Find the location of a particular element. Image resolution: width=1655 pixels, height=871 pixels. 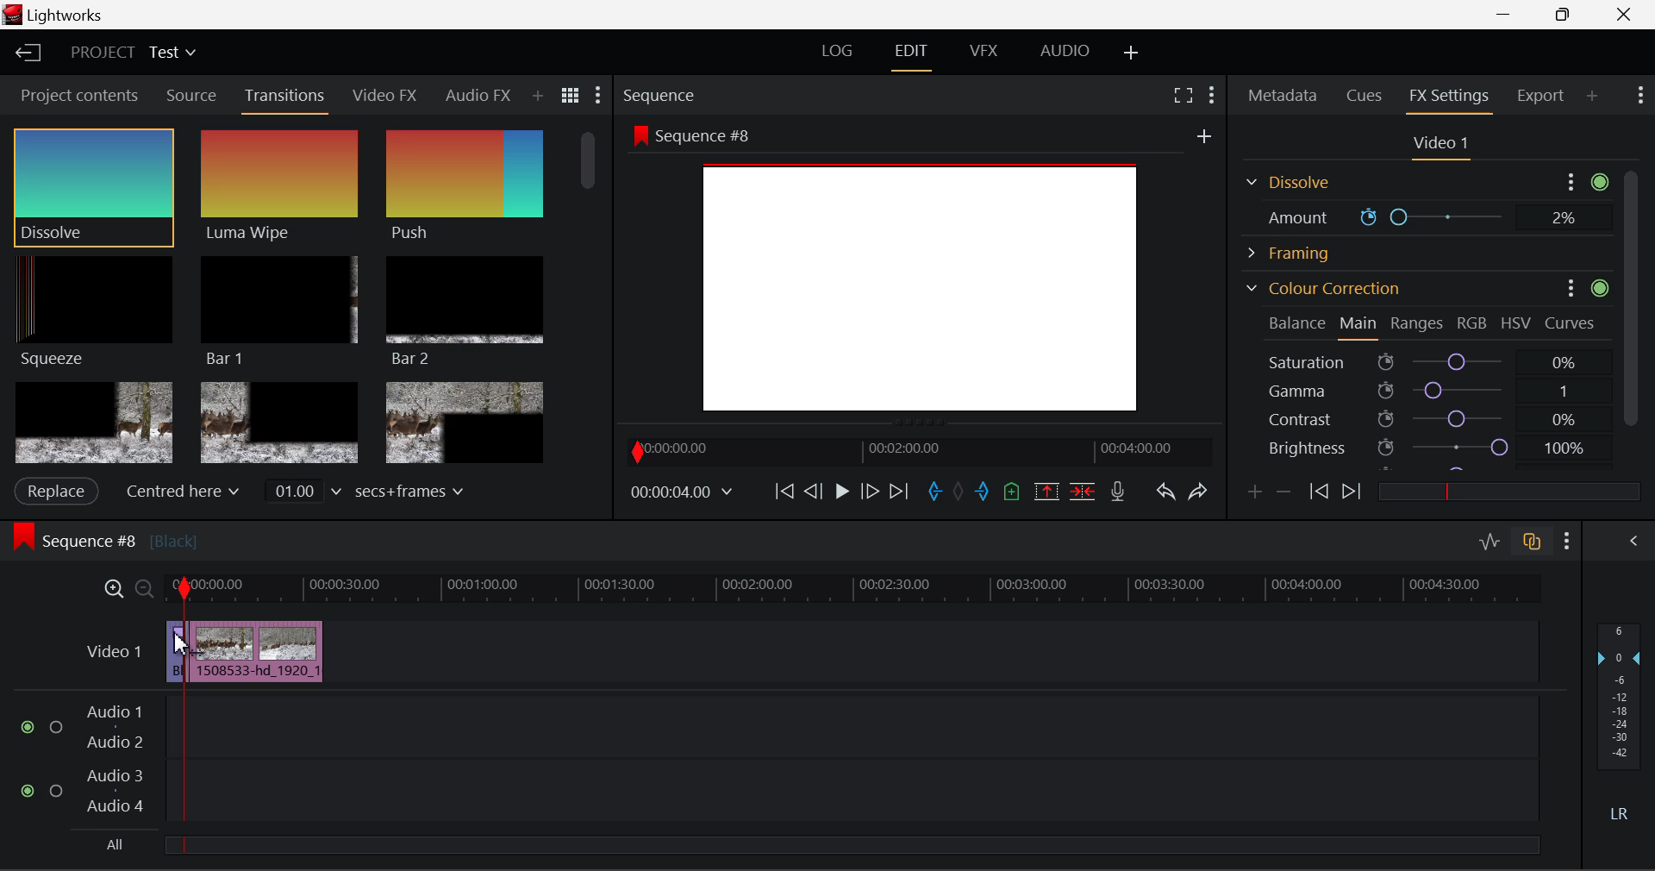

Add keyframe is located at coordinates (1252, 495).